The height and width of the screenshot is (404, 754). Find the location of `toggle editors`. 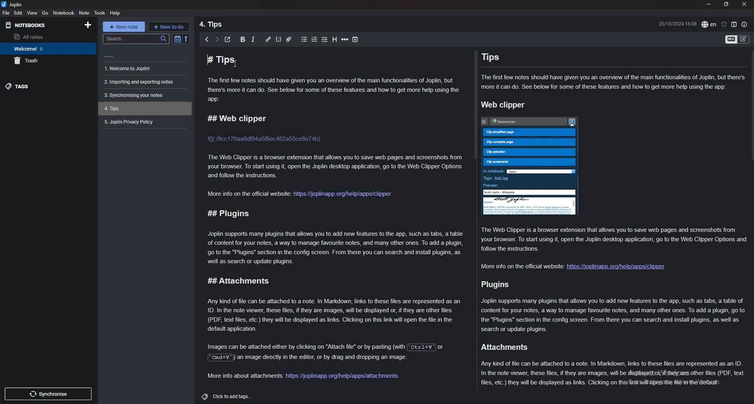

toggle editors is located at coordinates (744, 40).